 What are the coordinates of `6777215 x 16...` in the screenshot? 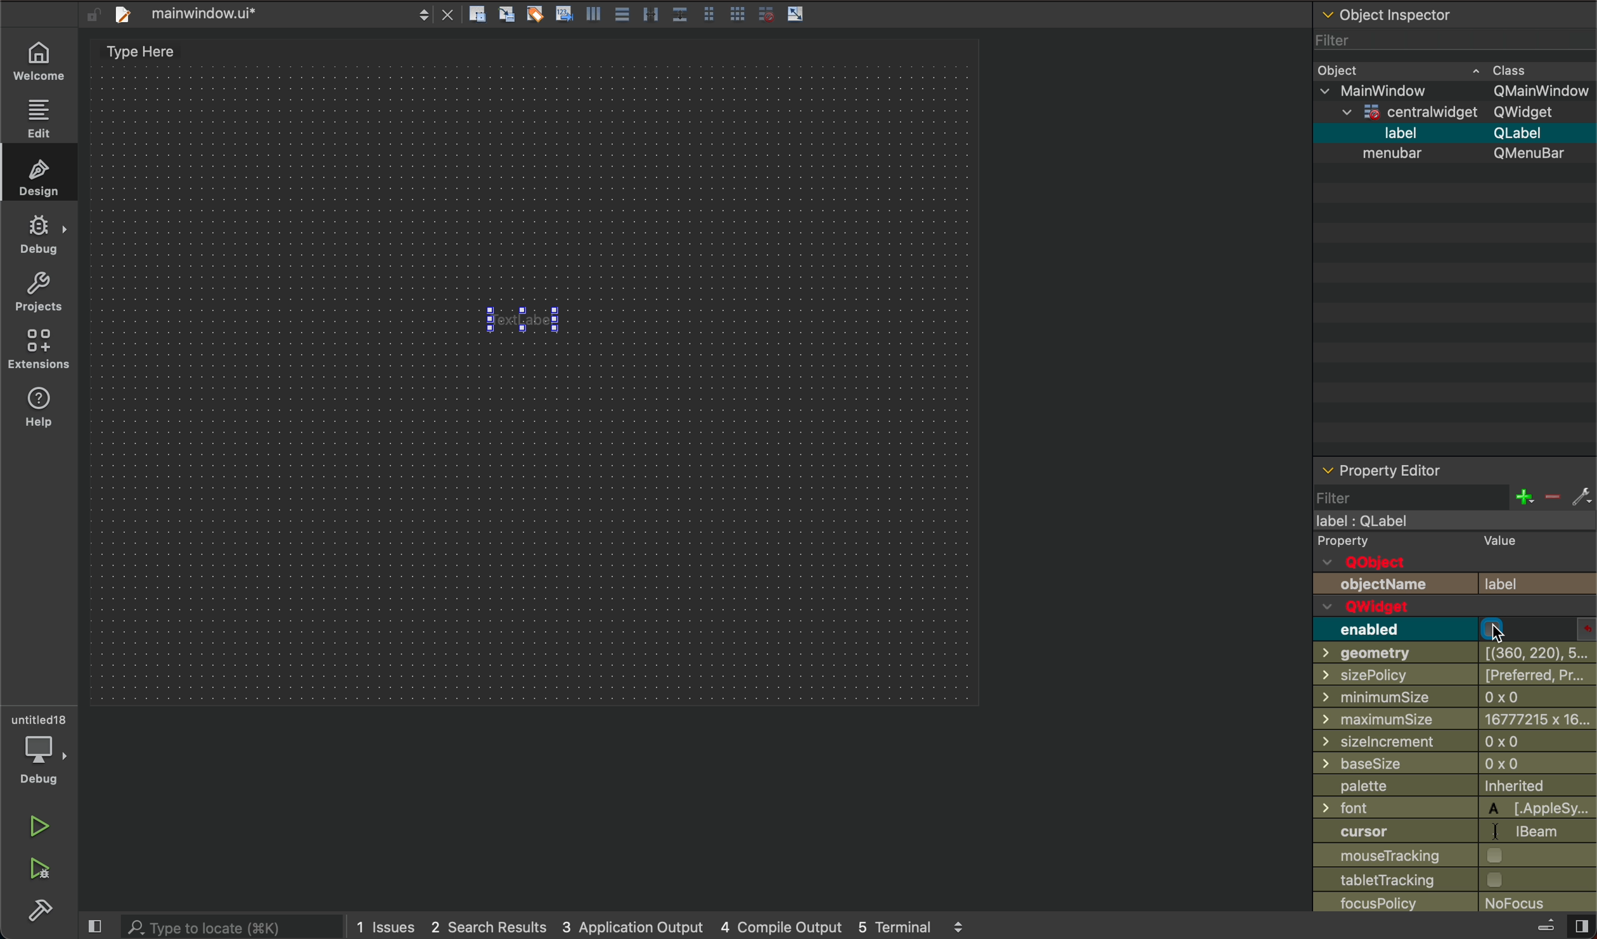 It's located at (1534, 719).